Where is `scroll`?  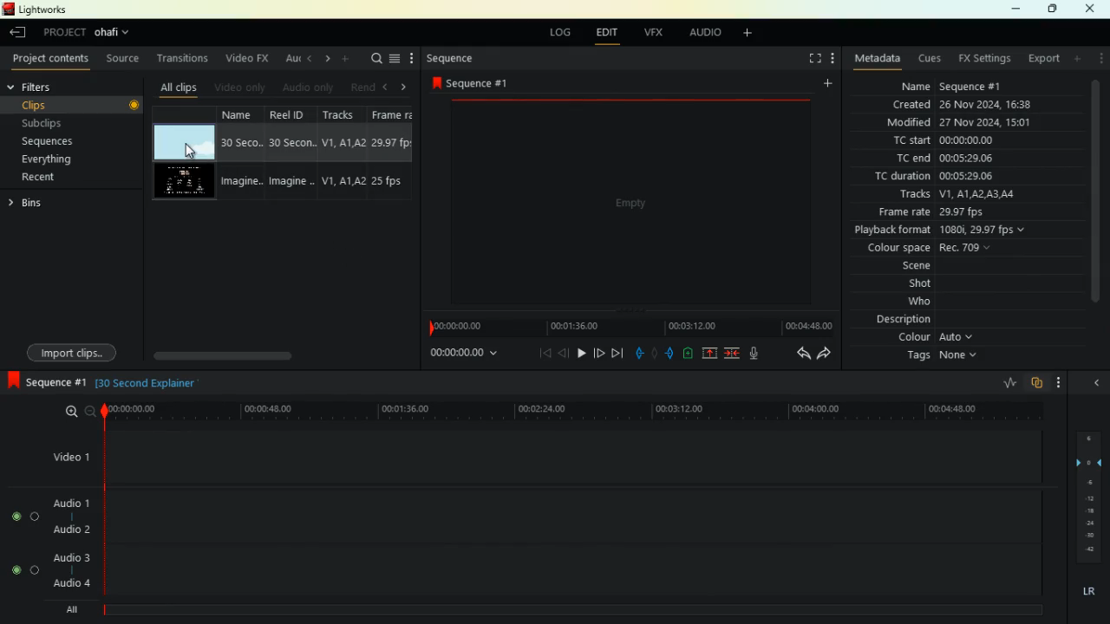 scroll is located at coordinates (244, 354).